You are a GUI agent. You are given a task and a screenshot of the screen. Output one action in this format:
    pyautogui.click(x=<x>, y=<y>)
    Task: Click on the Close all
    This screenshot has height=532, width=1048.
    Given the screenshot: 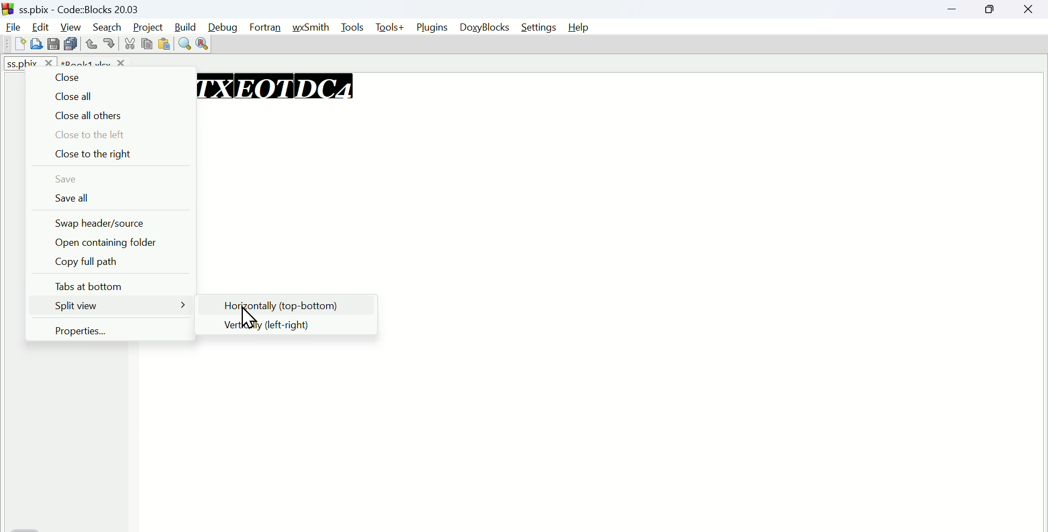 What is the action you would take?
    pyautogui.click(x=108, y=96)
    